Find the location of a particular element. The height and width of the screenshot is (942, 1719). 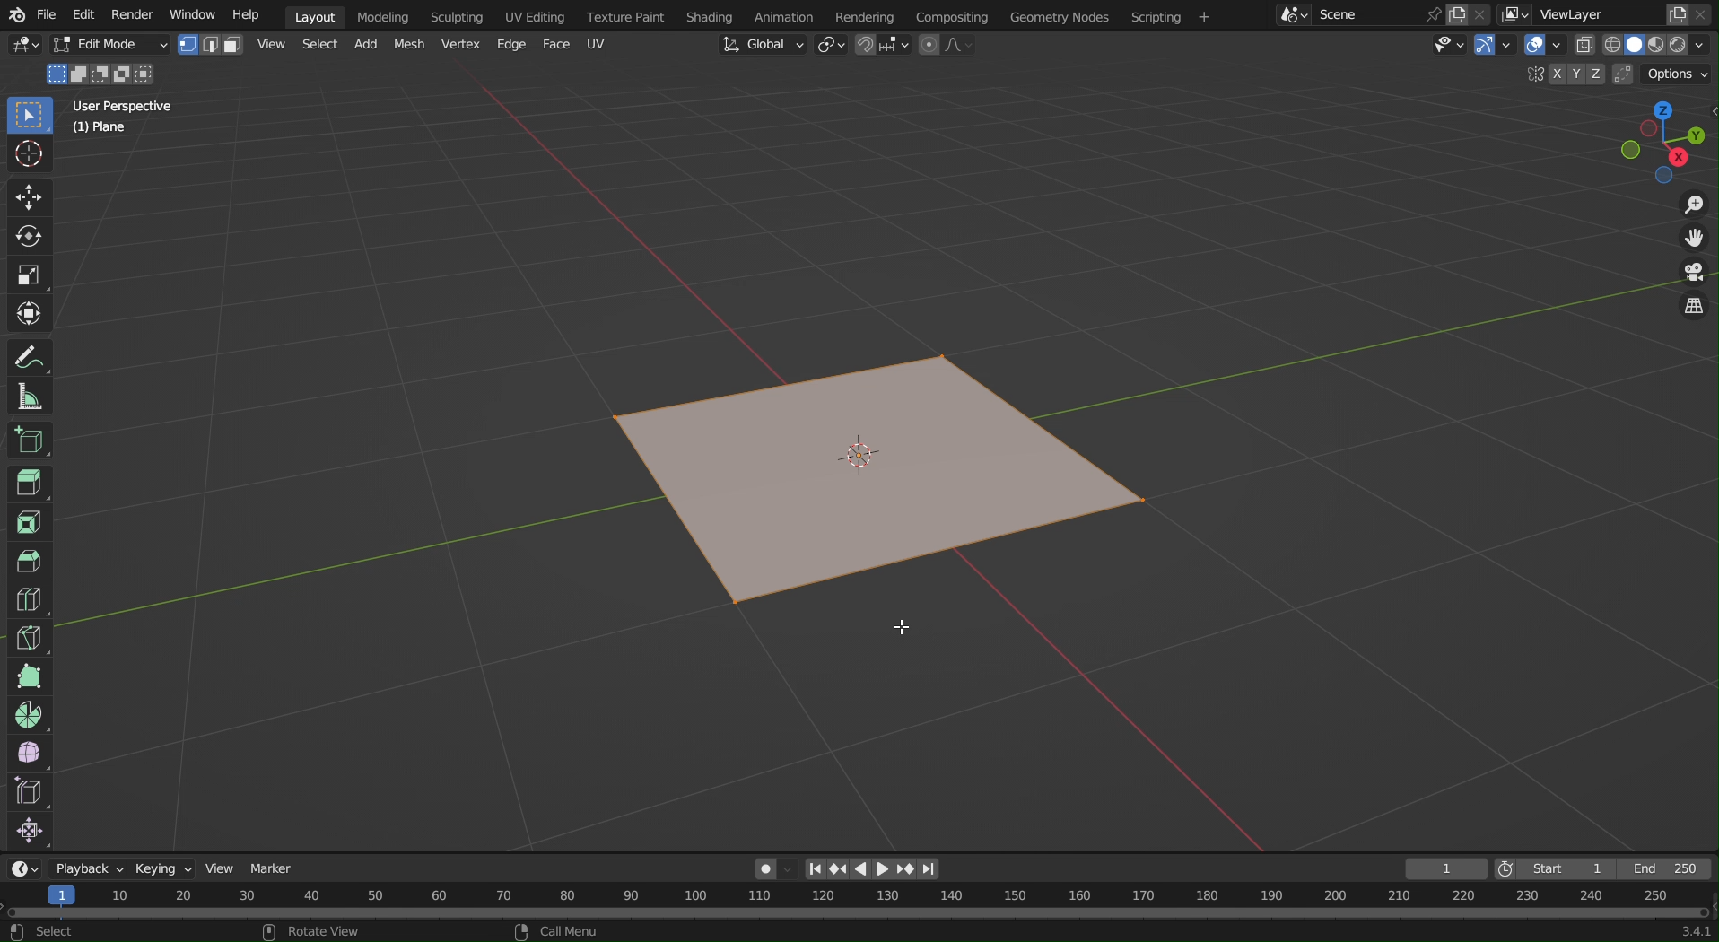

Blender logo is located at coordinates (15, 14).